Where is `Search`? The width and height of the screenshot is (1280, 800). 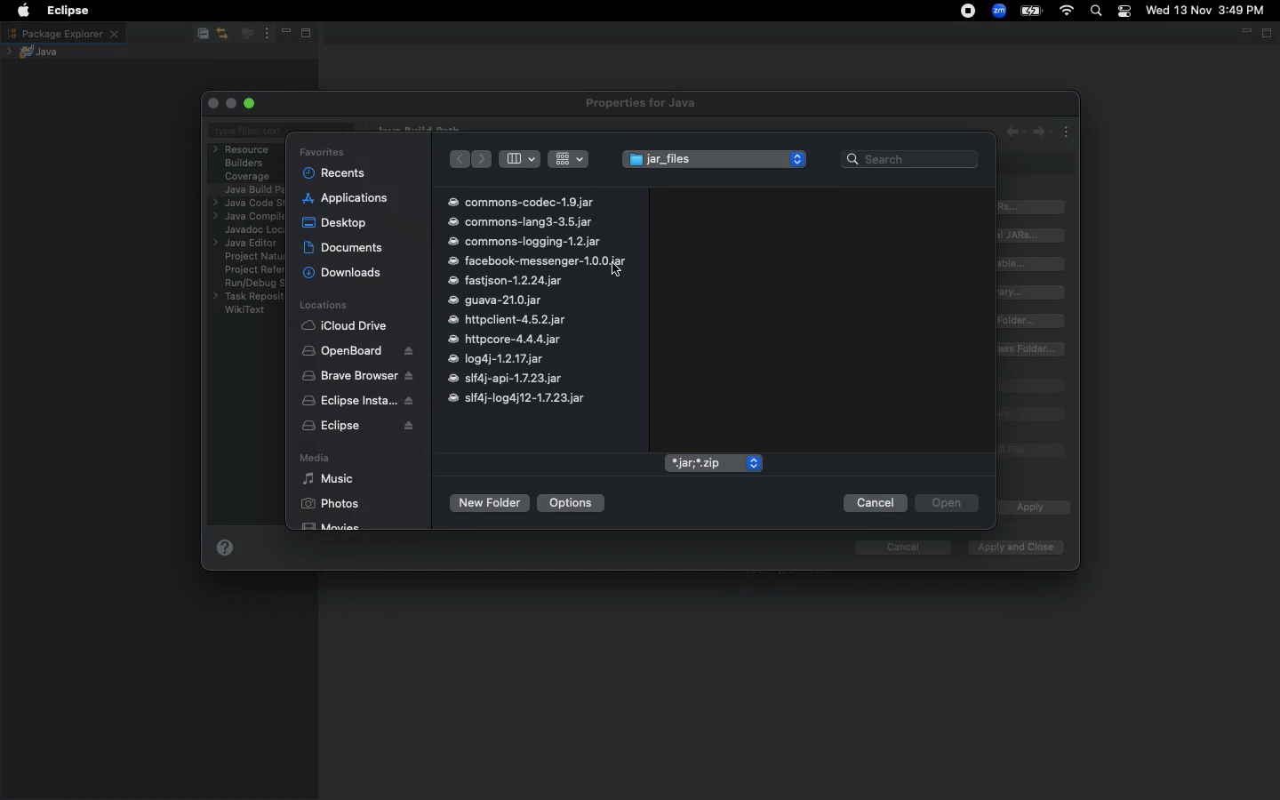 Search is located at coordinates (910, 157).